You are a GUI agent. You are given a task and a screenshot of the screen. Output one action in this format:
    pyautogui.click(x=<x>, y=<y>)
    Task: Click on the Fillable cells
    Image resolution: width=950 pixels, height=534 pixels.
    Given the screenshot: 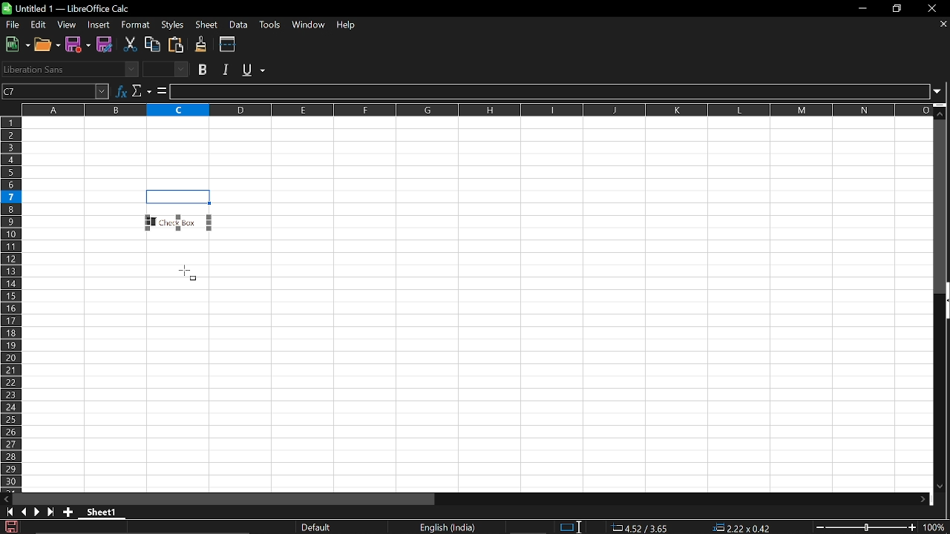 What is the action you would take?
    pyautogui.click(x=576, y=340)
    